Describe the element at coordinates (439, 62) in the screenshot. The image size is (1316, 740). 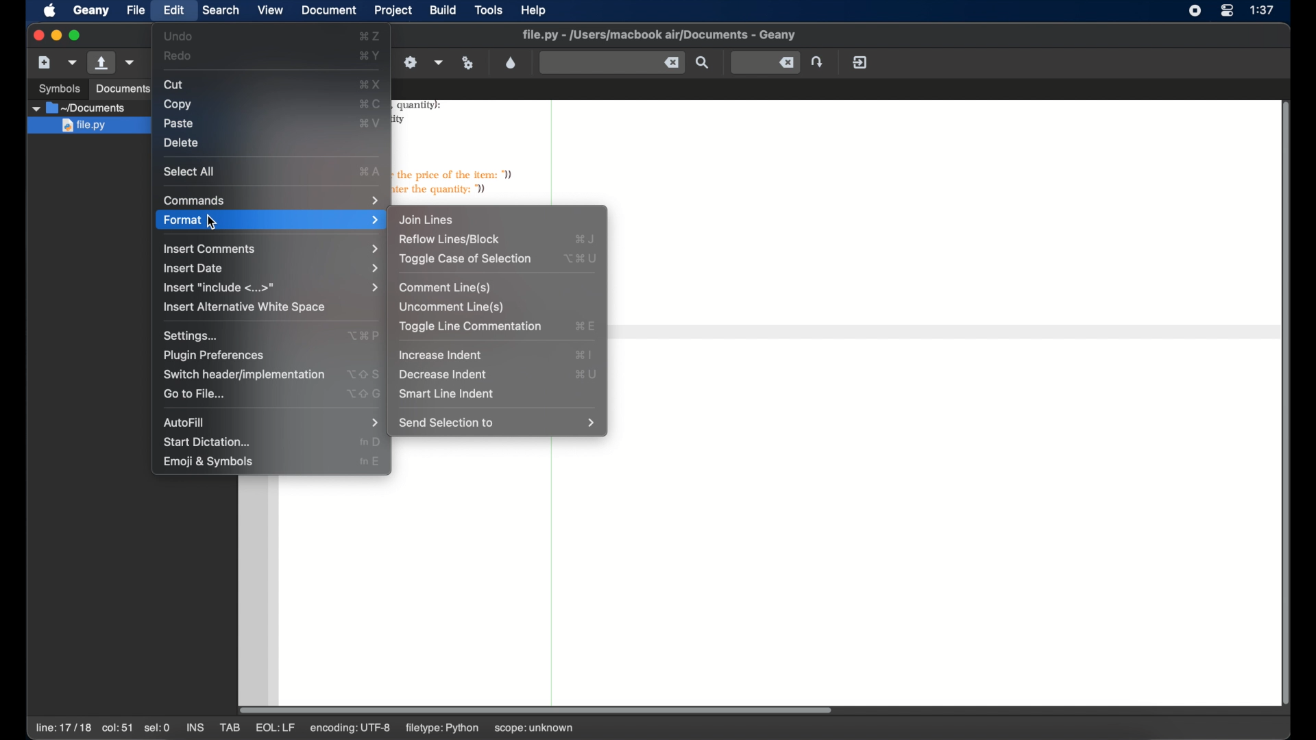
I see `choose more build actions` at that location.